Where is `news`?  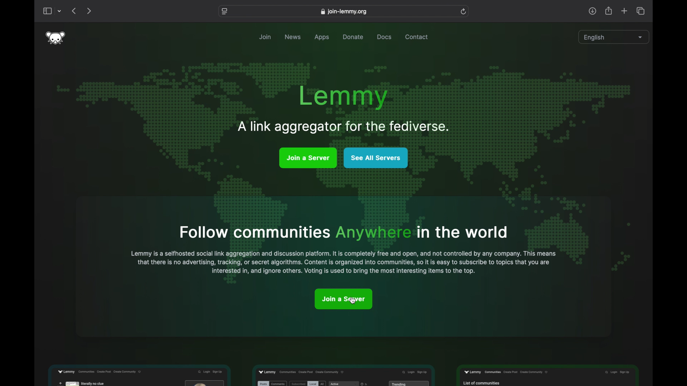 news is located at coordinates (293, 37).